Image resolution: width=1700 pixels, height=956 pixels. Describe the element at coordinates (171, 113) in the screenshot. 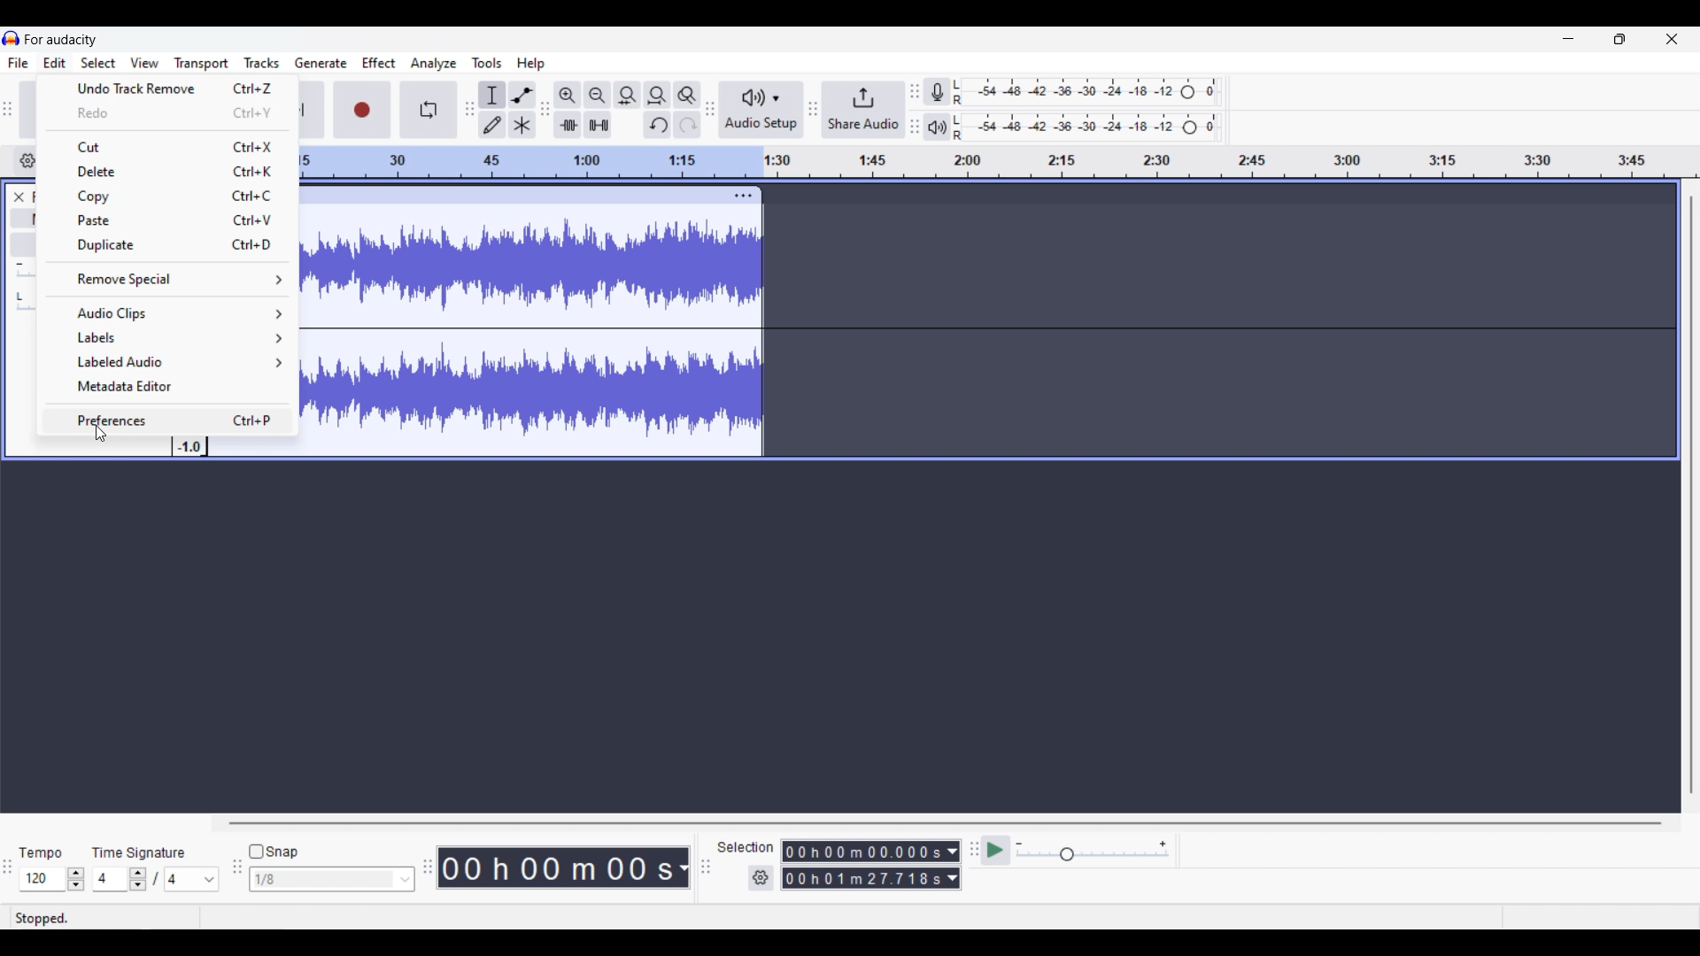

I see `Redo` at that location.